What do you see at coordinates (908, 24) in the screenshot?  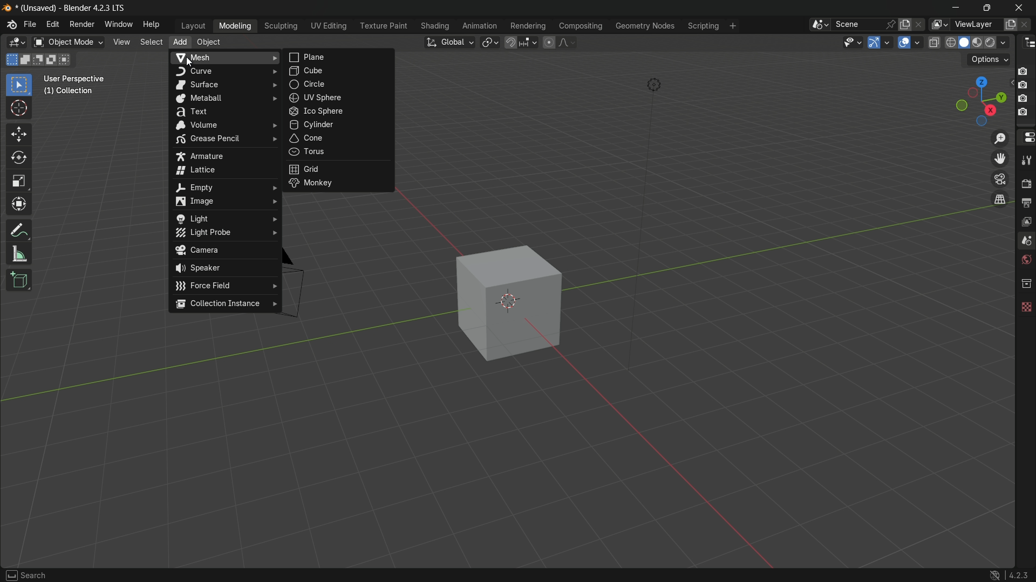 I see `new scene` at bounding box center [908, 24].